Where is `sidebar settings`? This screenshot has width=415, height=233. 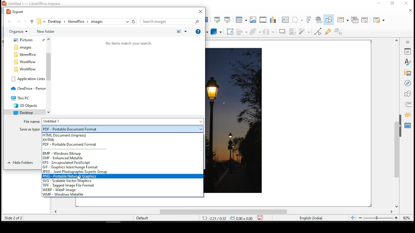
sidebar settings is located at coordinates (406, 42).